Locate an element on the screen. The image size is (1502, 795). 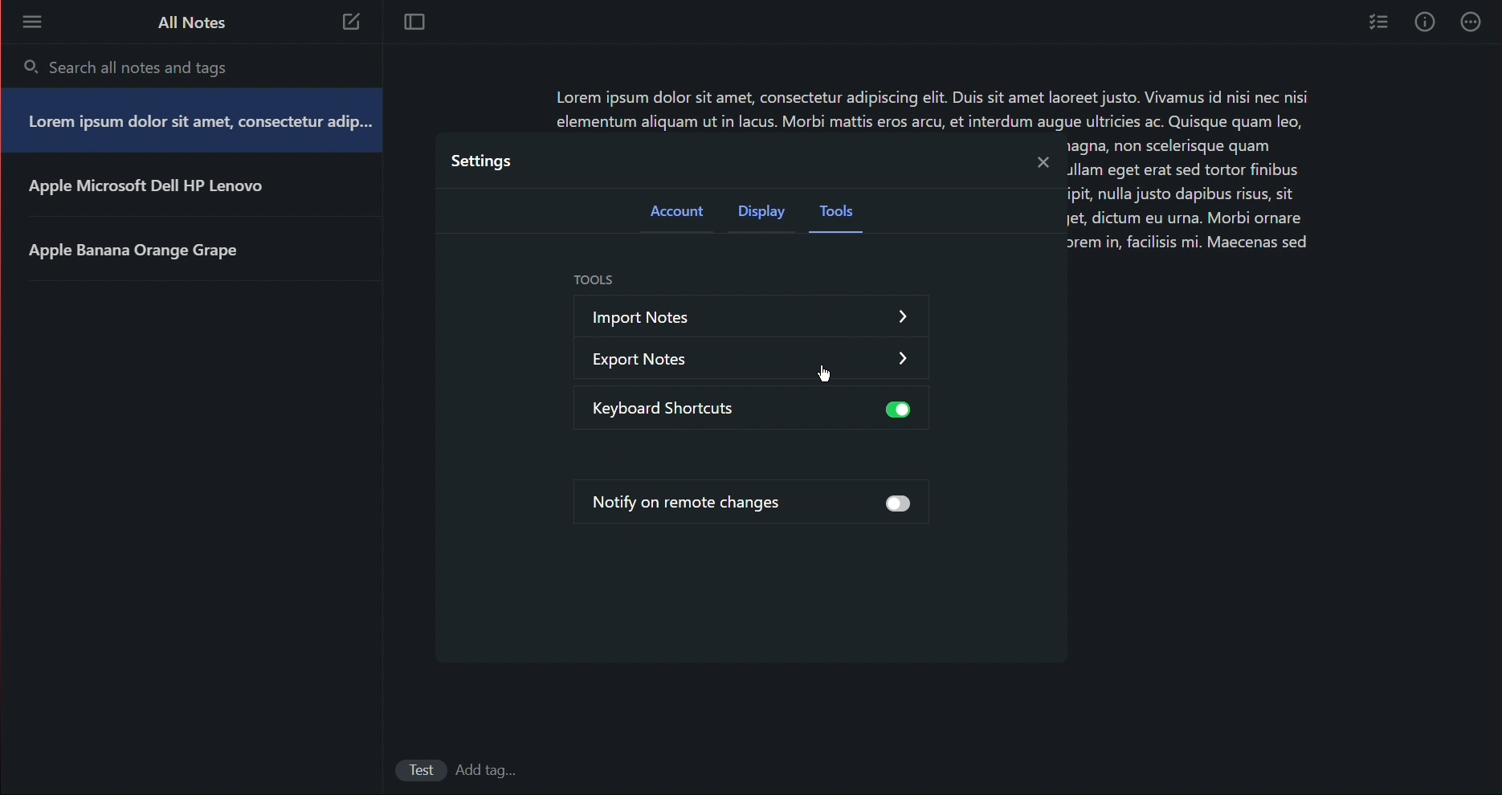
Apple Microsoft Dell HP Lenovo is located at coordinates (145, 189).